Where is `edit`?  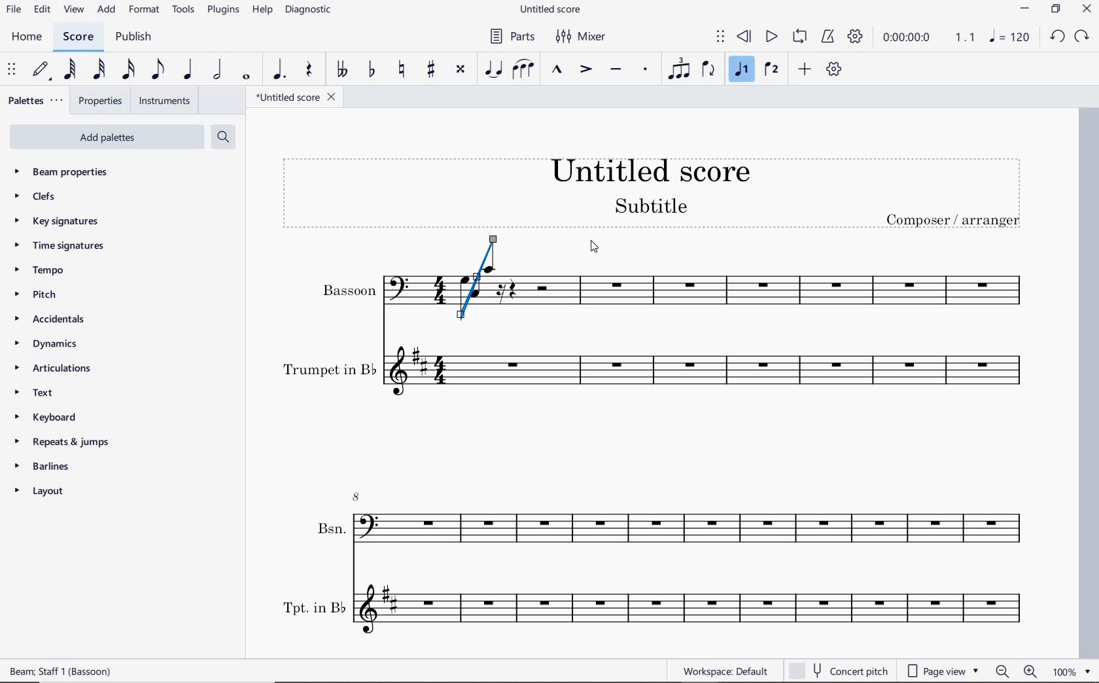
edit is located at coordinates (42, 11).